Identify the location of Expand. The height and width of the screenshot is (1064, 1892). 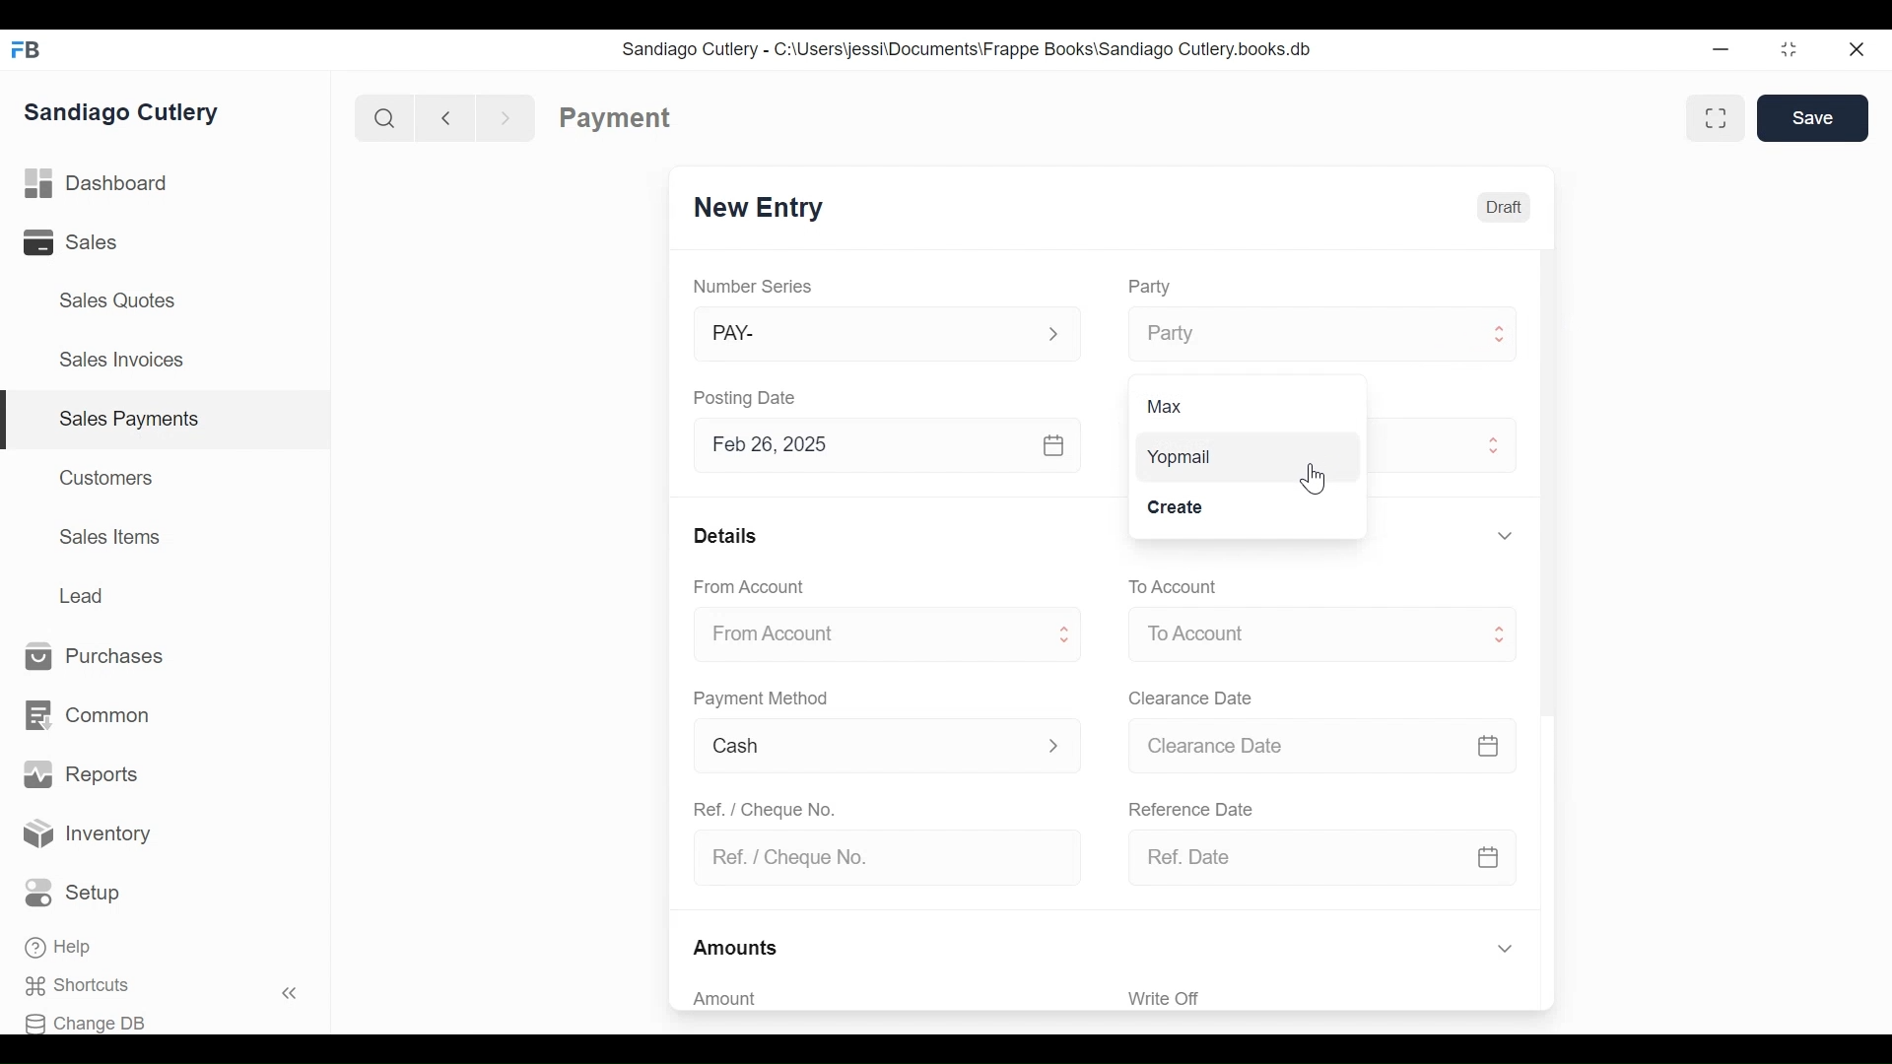
(1504, 535).